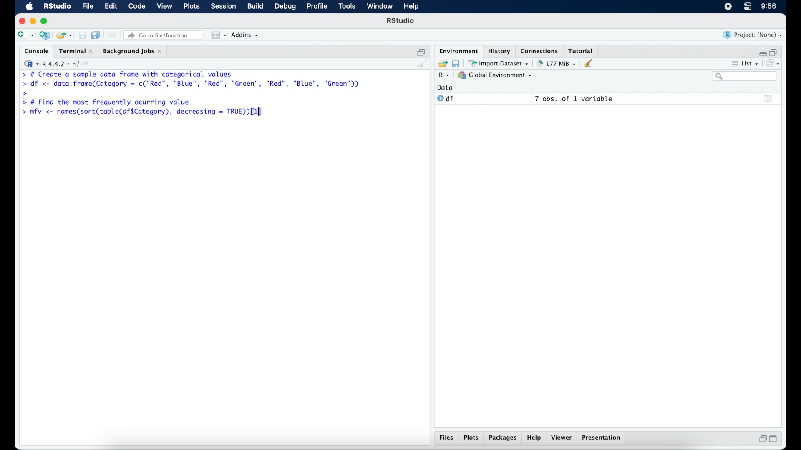 The width and height of the screenshot is (801, 450). I want to click on load workspace, so click(441, 62).